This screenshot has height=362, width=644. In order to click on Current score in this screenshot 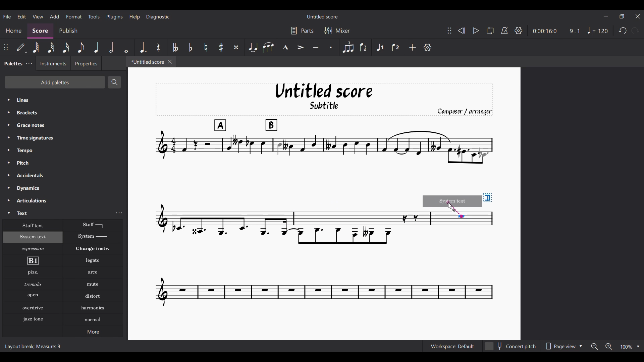, I will do `click(459, 263)`.